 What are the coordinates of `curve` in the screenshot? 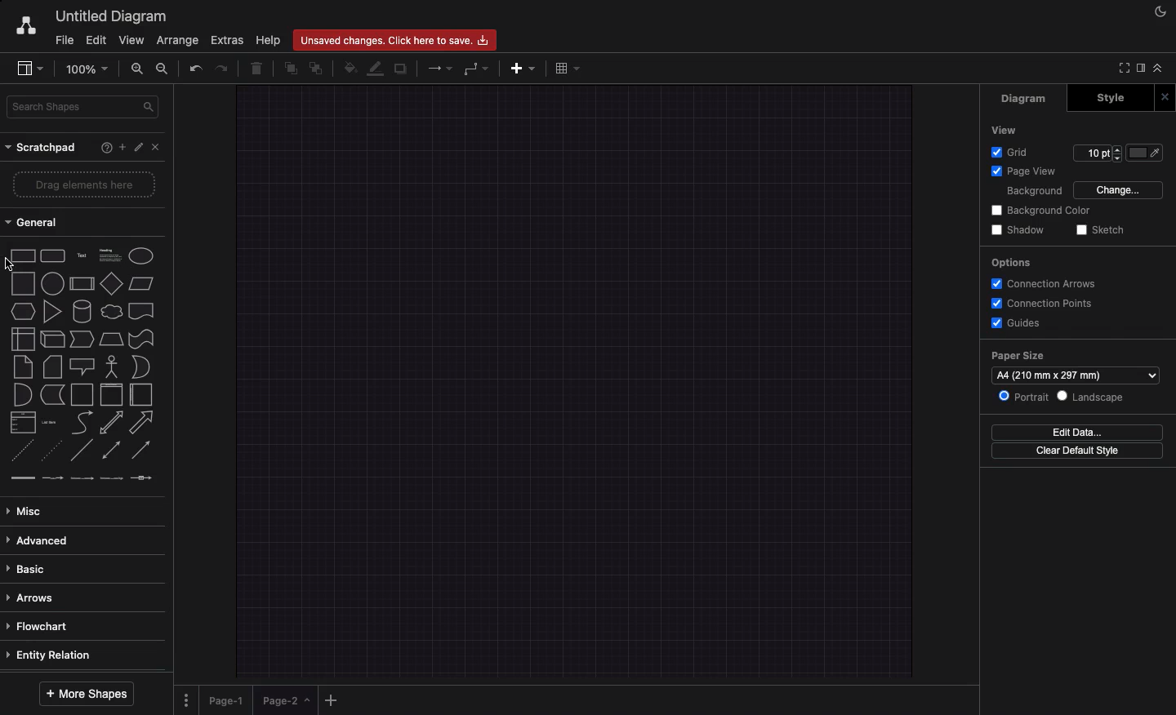 It's located at (82, 422).